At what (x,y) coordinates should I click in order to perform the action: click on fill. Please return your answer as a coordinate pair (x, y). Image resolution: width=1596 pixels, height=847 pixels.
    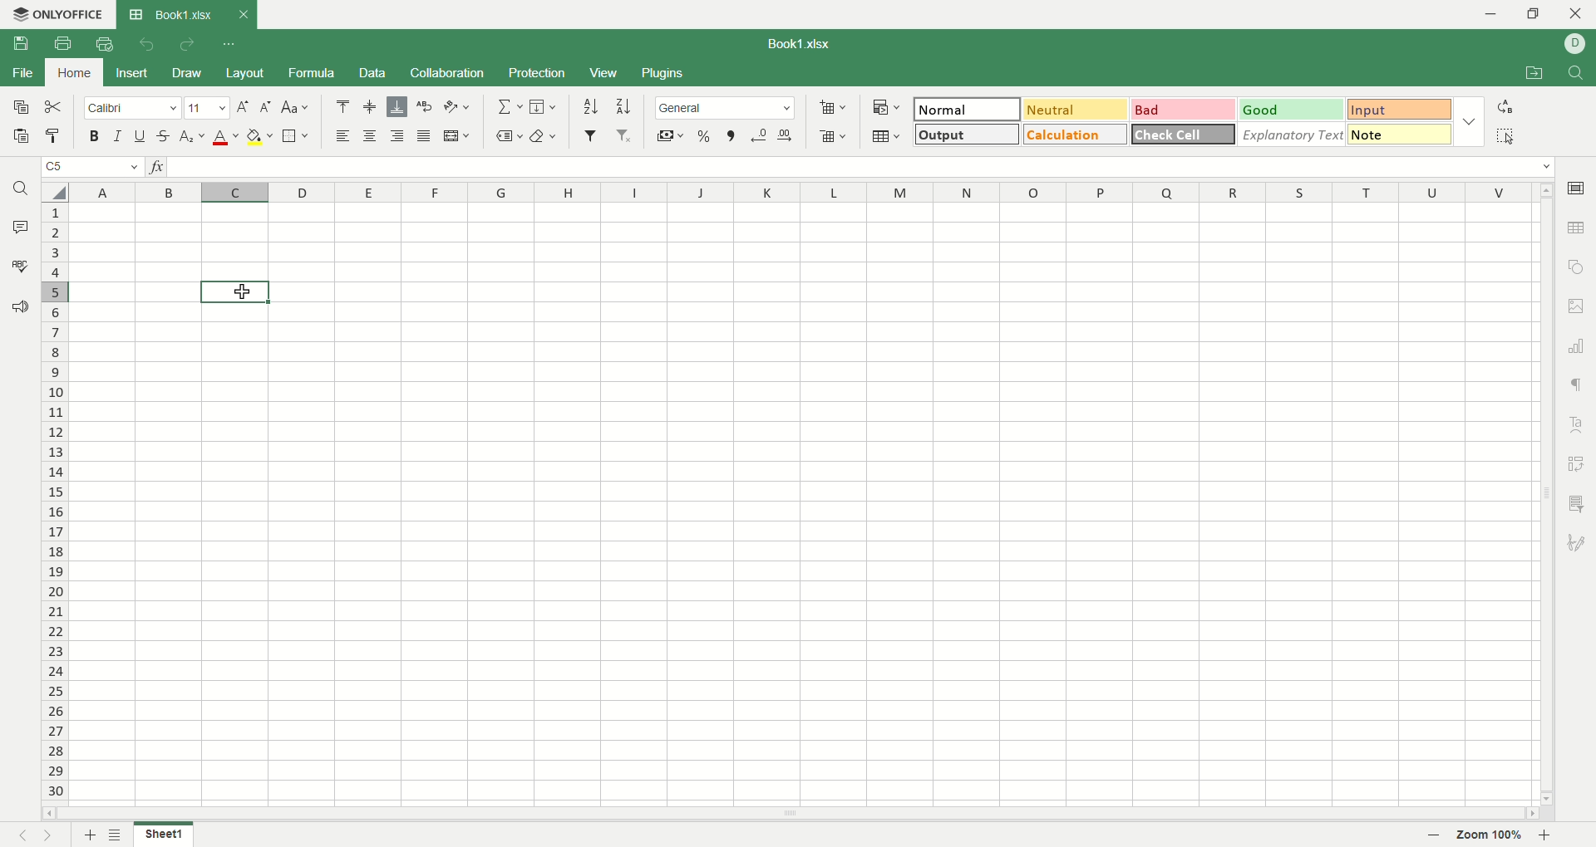
    Looking at the image, I should click on (543, 108).